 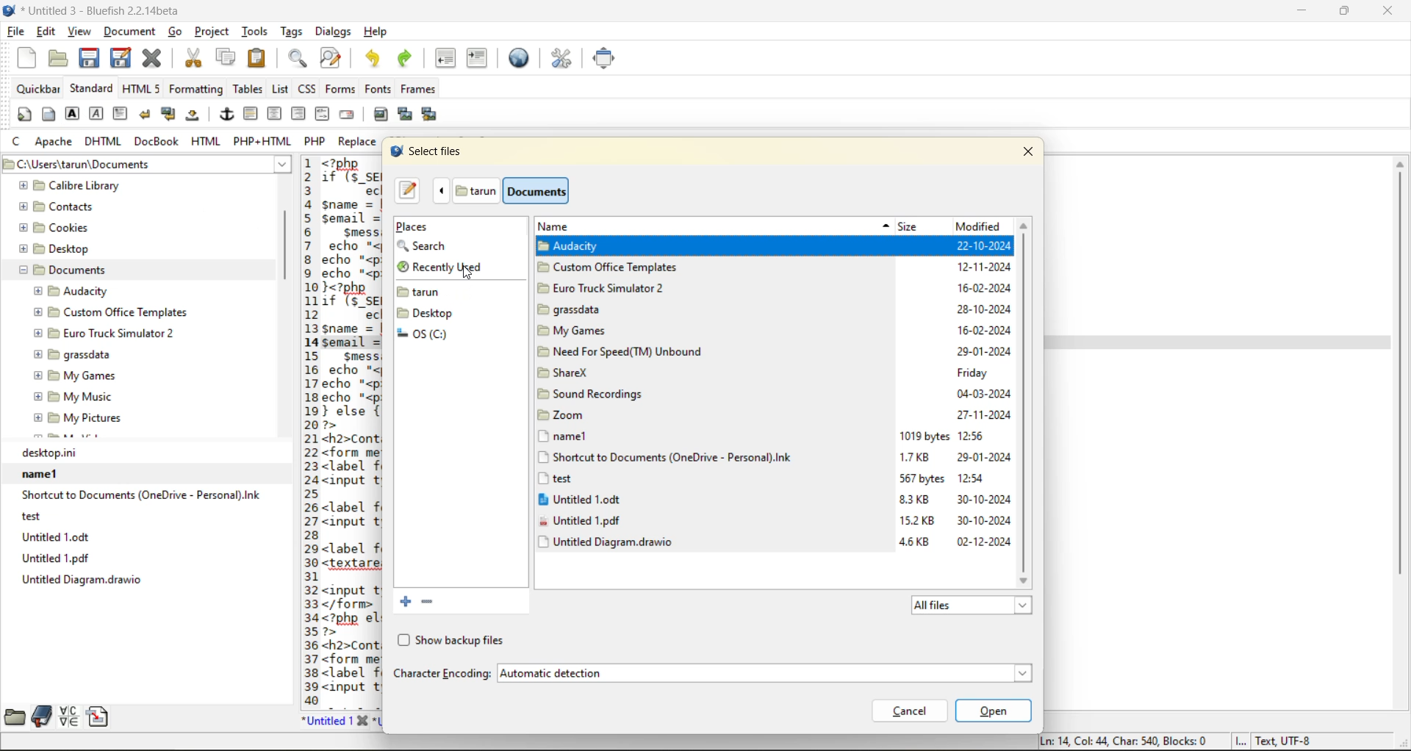 I want to click on titles from current folder, so click(x=706, y=395).